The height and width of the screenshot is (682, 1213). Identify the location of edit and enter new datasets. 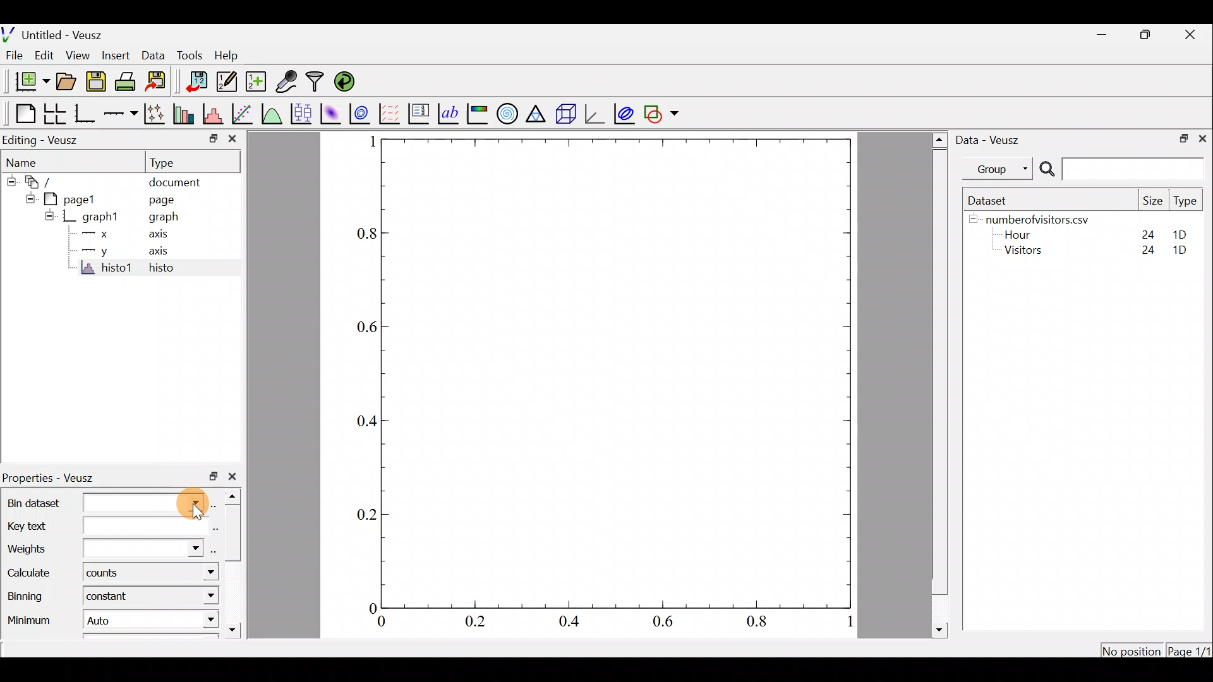
(227, 82).